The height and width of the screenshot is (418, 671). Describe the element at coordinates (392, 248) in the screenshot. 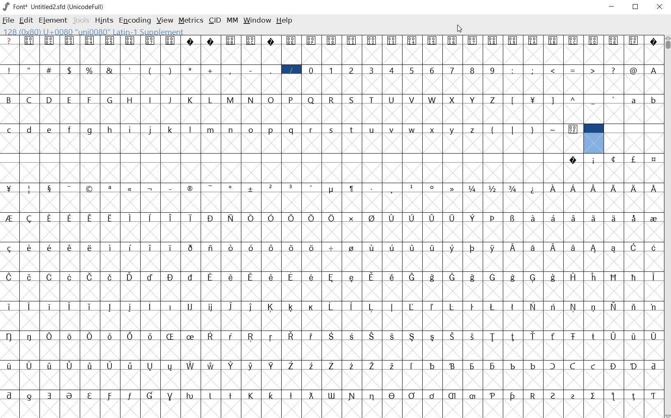

I see `Symbol` at that location.